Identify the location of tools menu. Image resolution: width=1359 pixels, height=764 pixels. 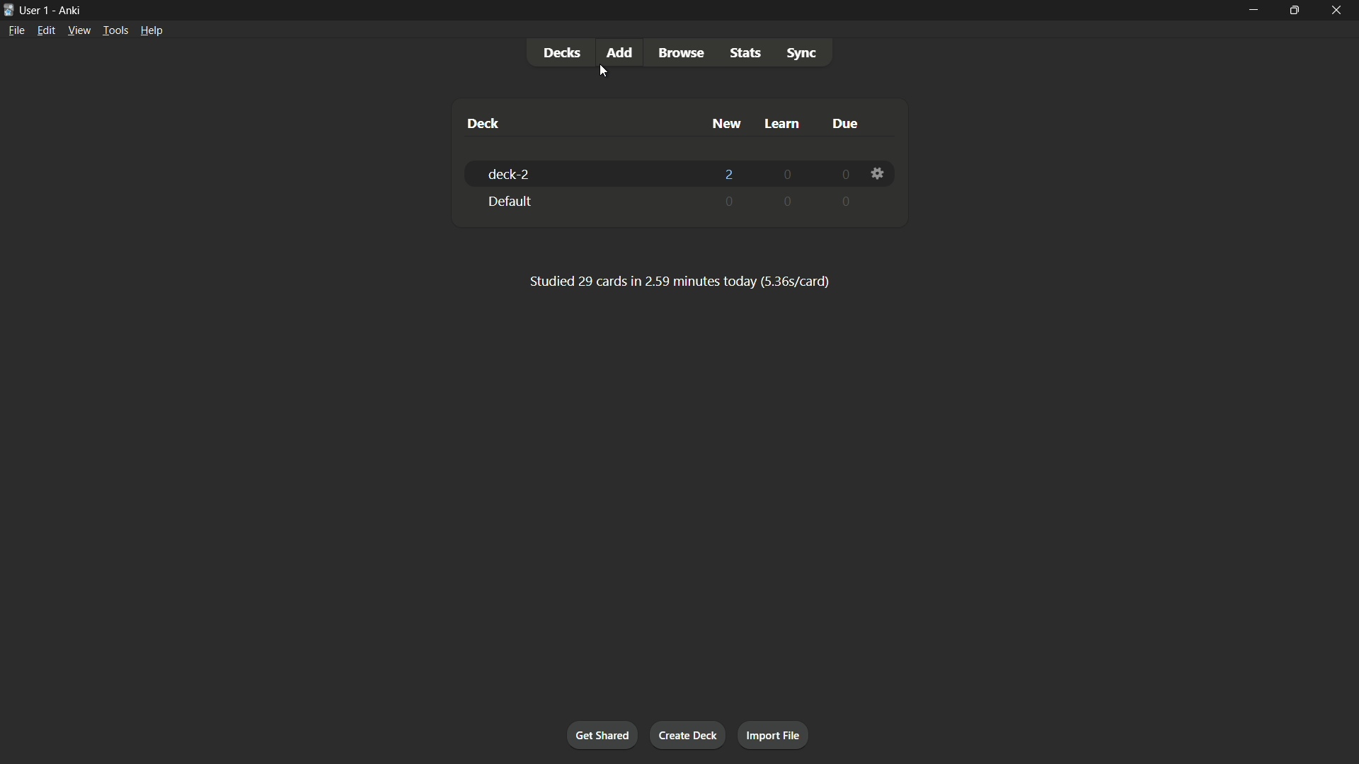
(115, 30).